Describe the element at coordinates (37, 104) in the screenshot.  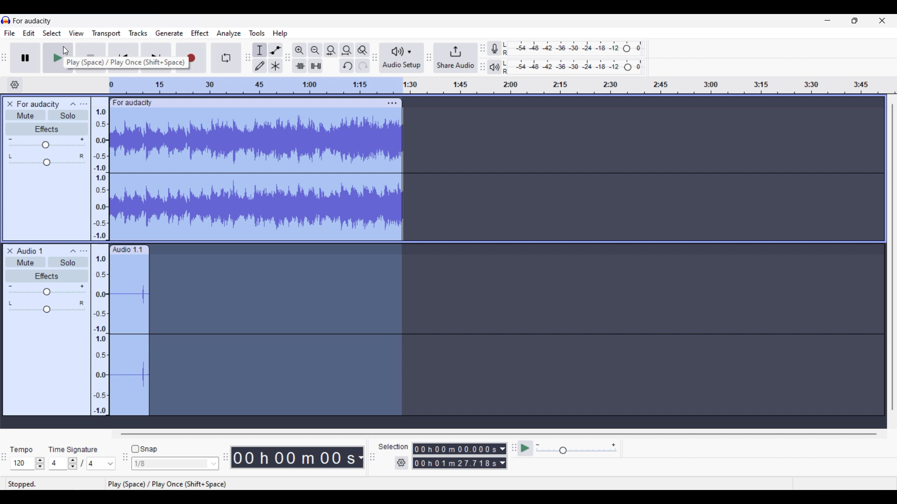
I see `Track name` at that location.